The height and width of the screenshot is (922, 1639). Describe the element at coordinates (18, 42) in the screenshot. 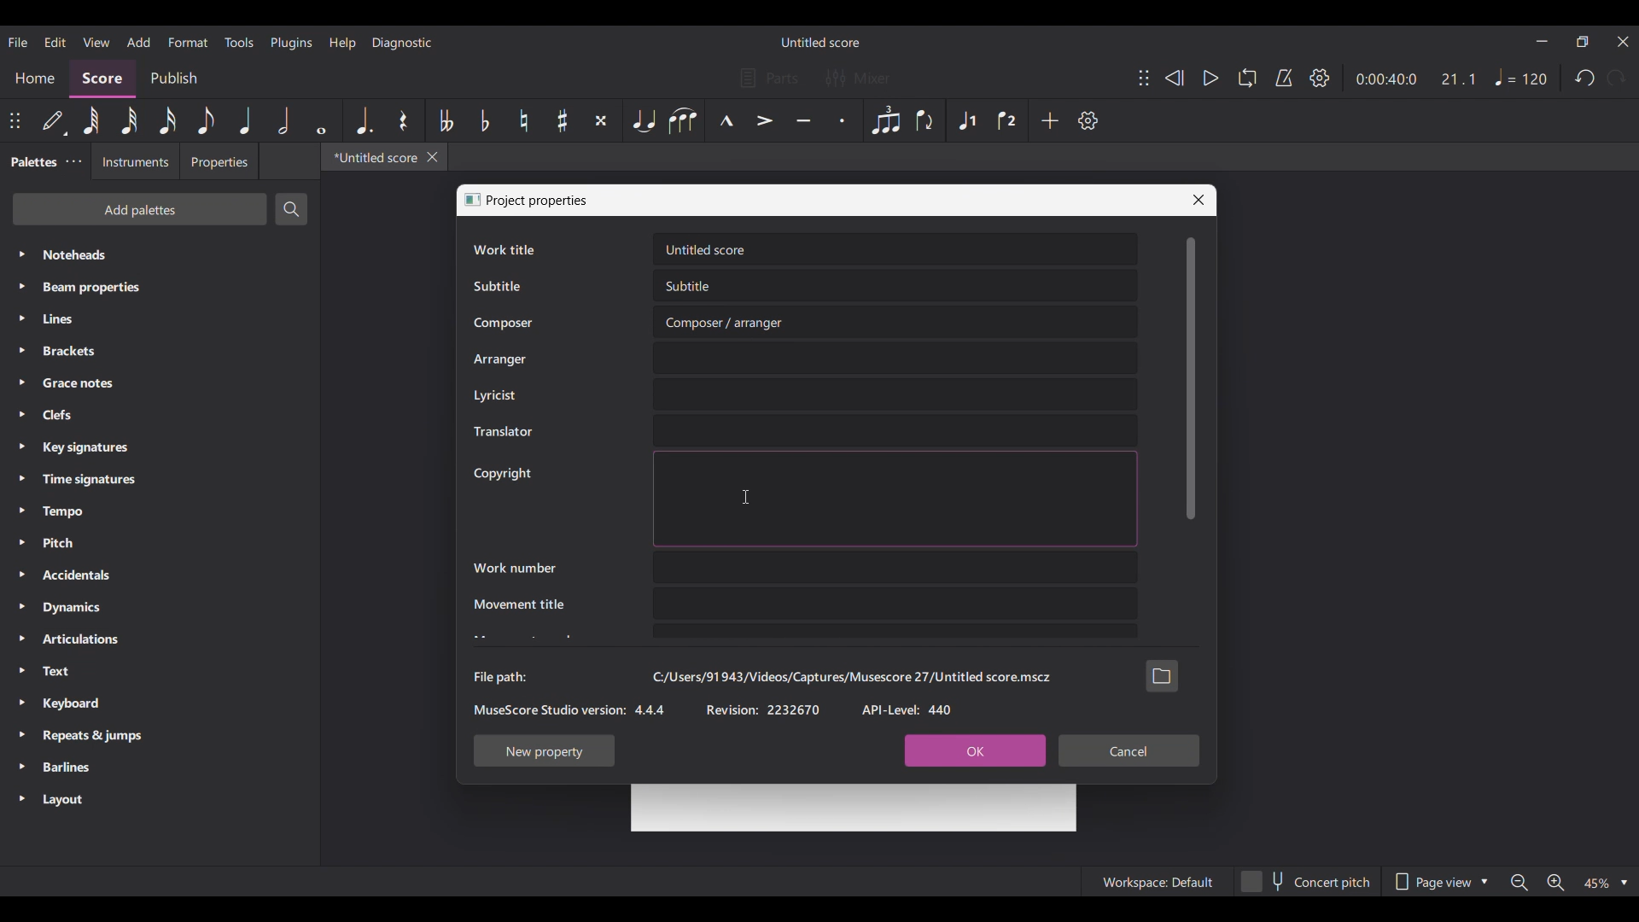

I see `File menu` at that location.